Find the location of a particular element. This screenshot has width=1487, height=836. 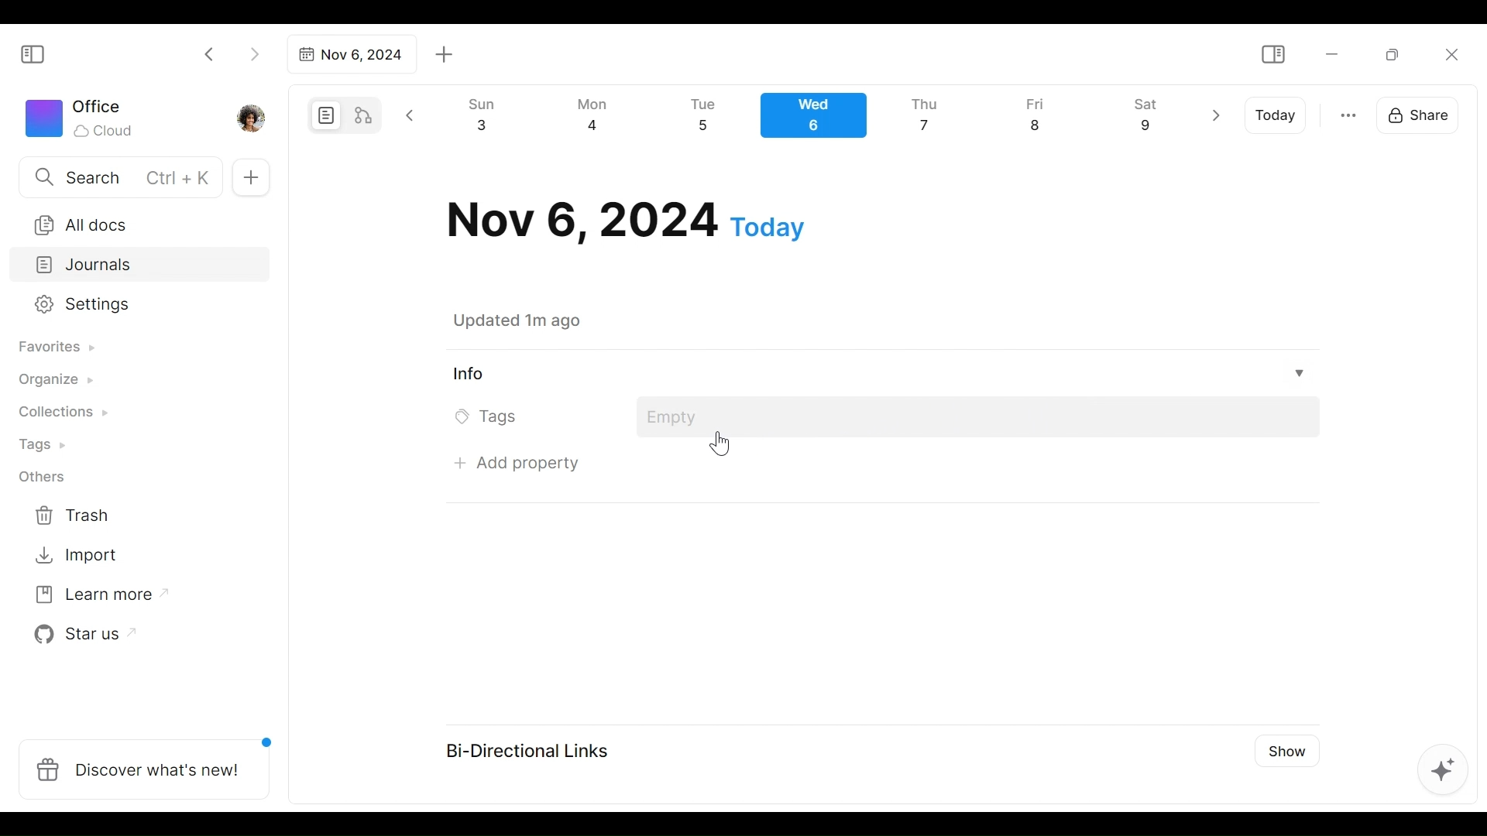

Show is located at coordinates (1282, 749).